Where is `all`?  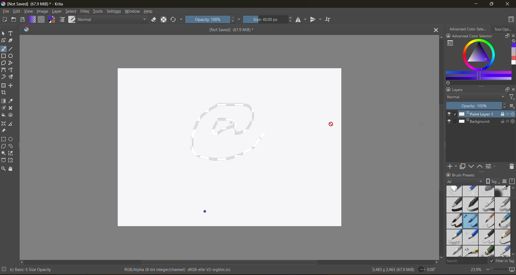 all is located at coordinates (464, 181).